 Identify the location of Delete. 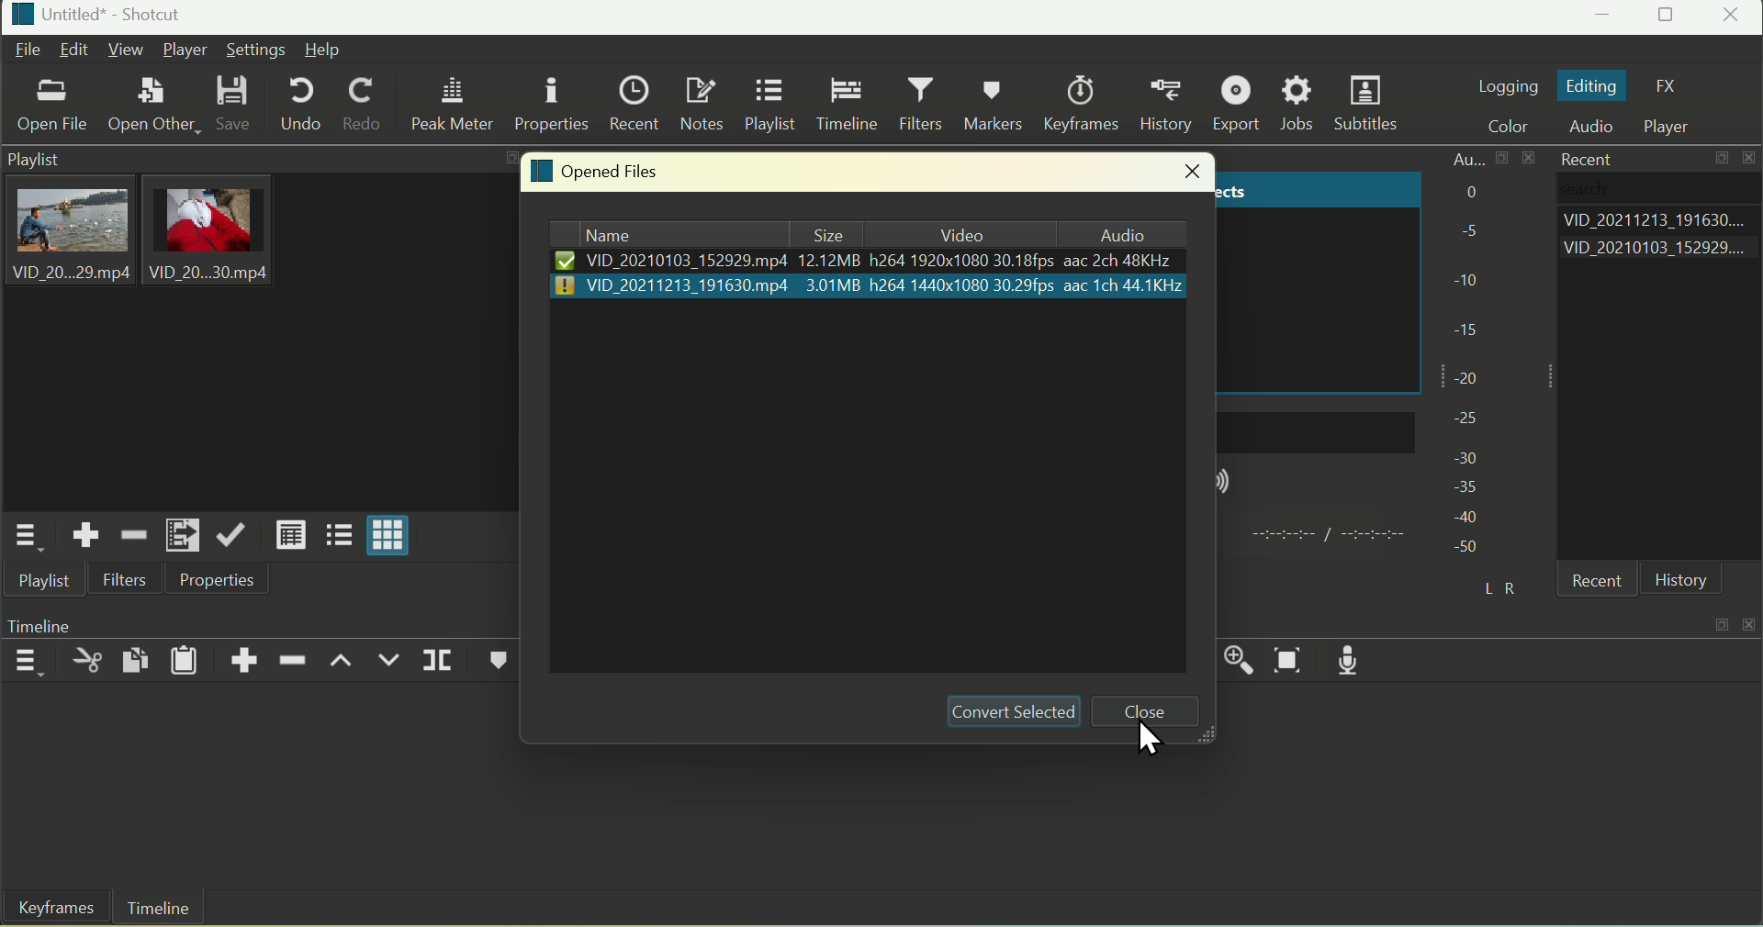
(295, 657).